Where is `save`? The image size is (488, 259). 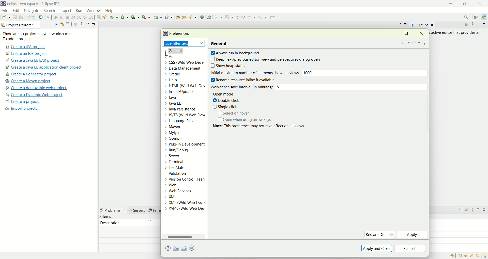 save is located at coordinates (15, 18).